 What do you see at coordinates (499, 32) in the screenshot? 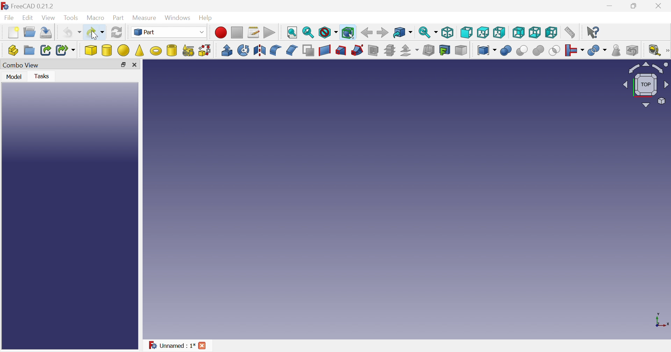
I see `Top` at bounding box center [499, 32].